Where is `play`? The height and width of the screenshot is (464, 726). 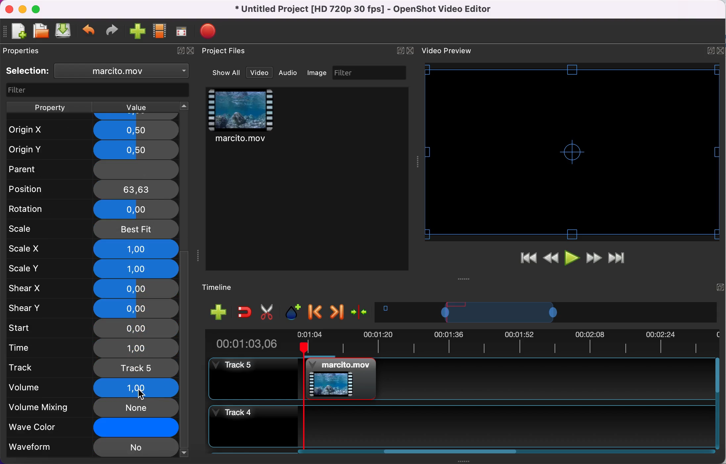 play is located at coordinates (573, 259).